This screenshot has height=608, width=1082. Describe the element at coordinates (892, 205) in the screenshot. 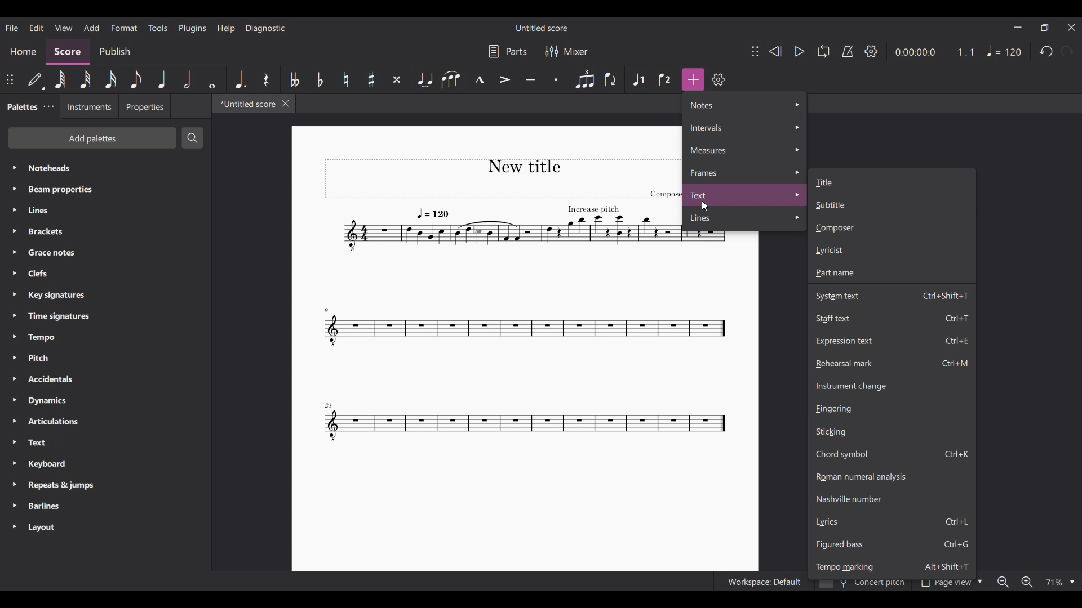

I see `Subtitle` at that location.